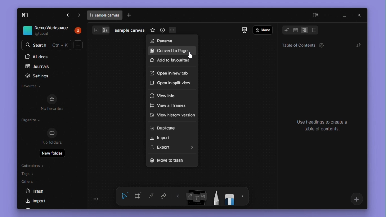  What do you see at coordinates (53, 31) in the screenshot?
I see `Place name and details` at bounding box center [53, 31].